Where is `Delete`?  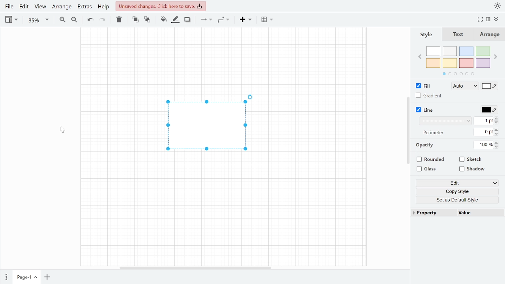
Delete is located at coordinates (120, 20).